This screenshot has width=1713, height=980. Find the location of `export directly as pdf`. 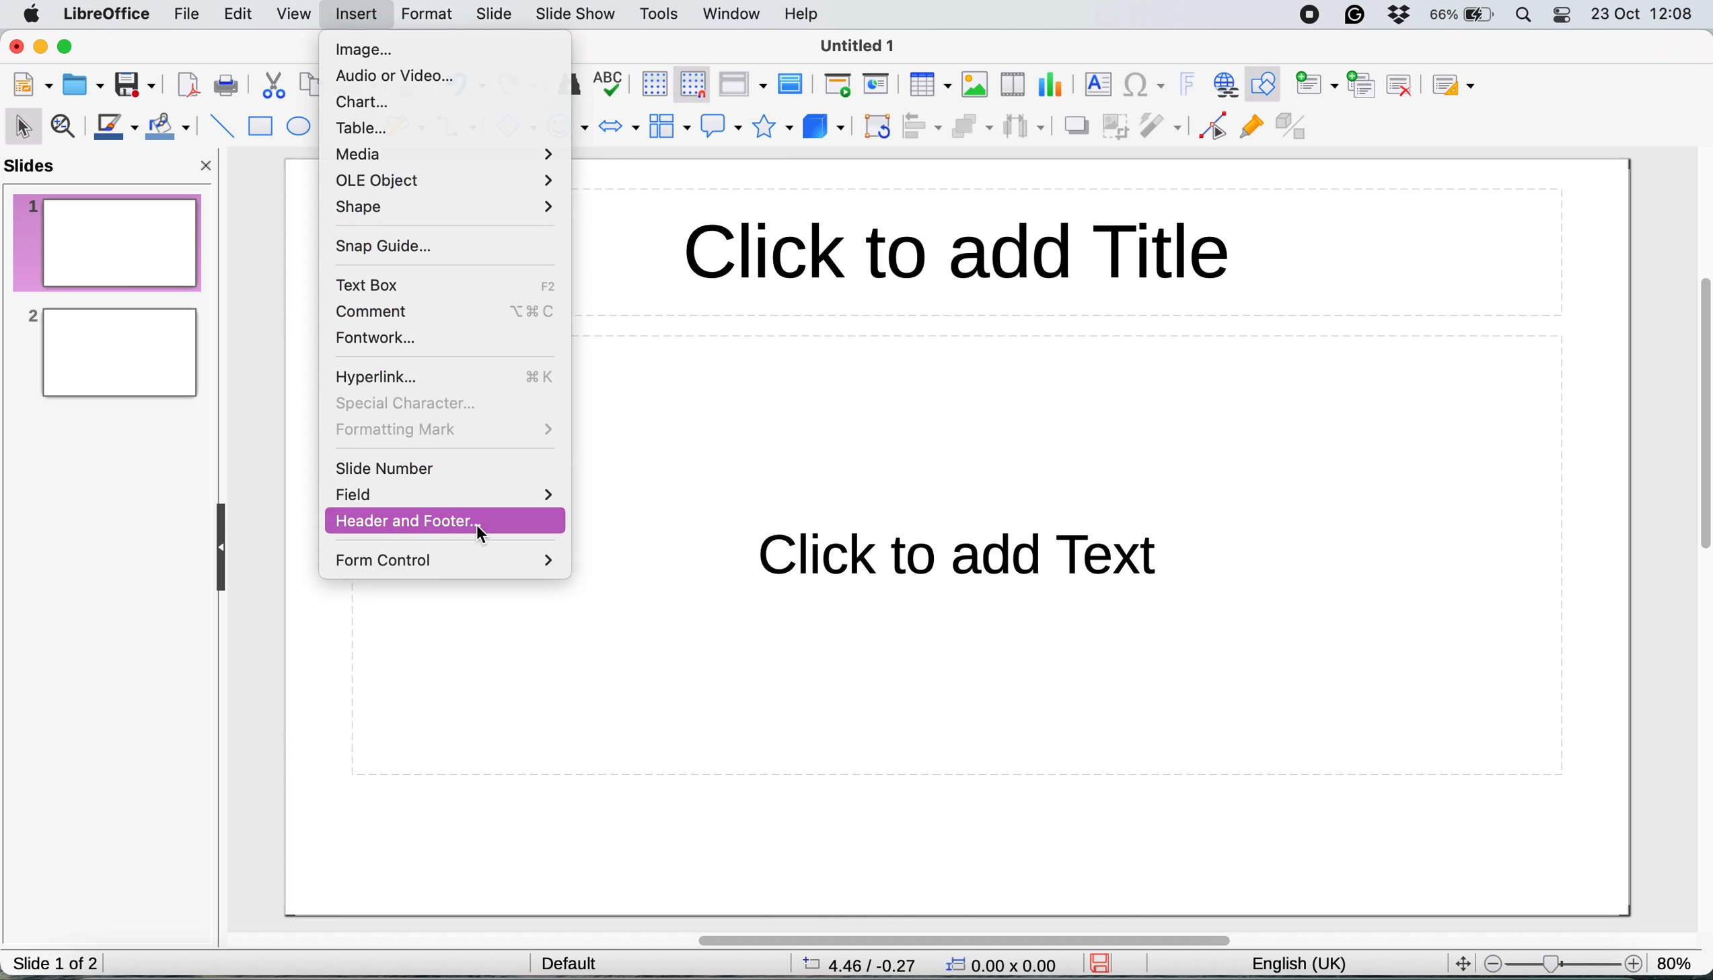

export directly as pdf is located at coordinates (188, 87).